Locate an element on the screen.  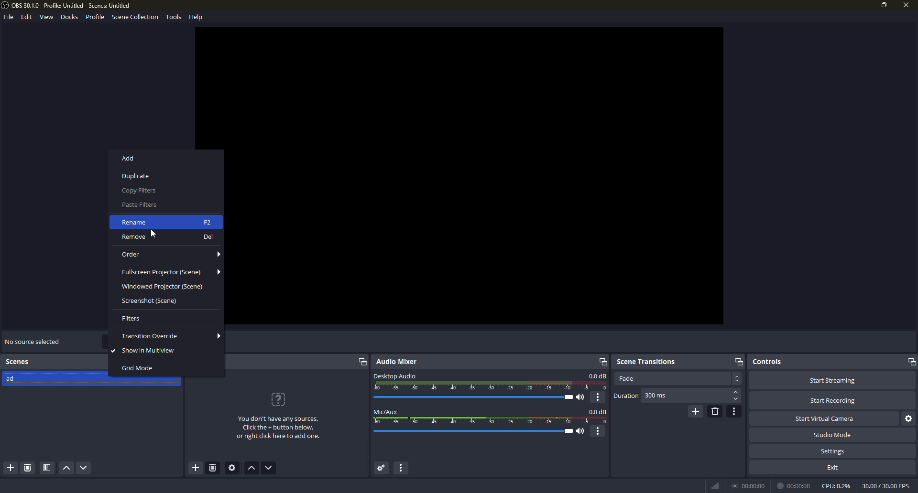
minimize is located at coordinates (862, 5).